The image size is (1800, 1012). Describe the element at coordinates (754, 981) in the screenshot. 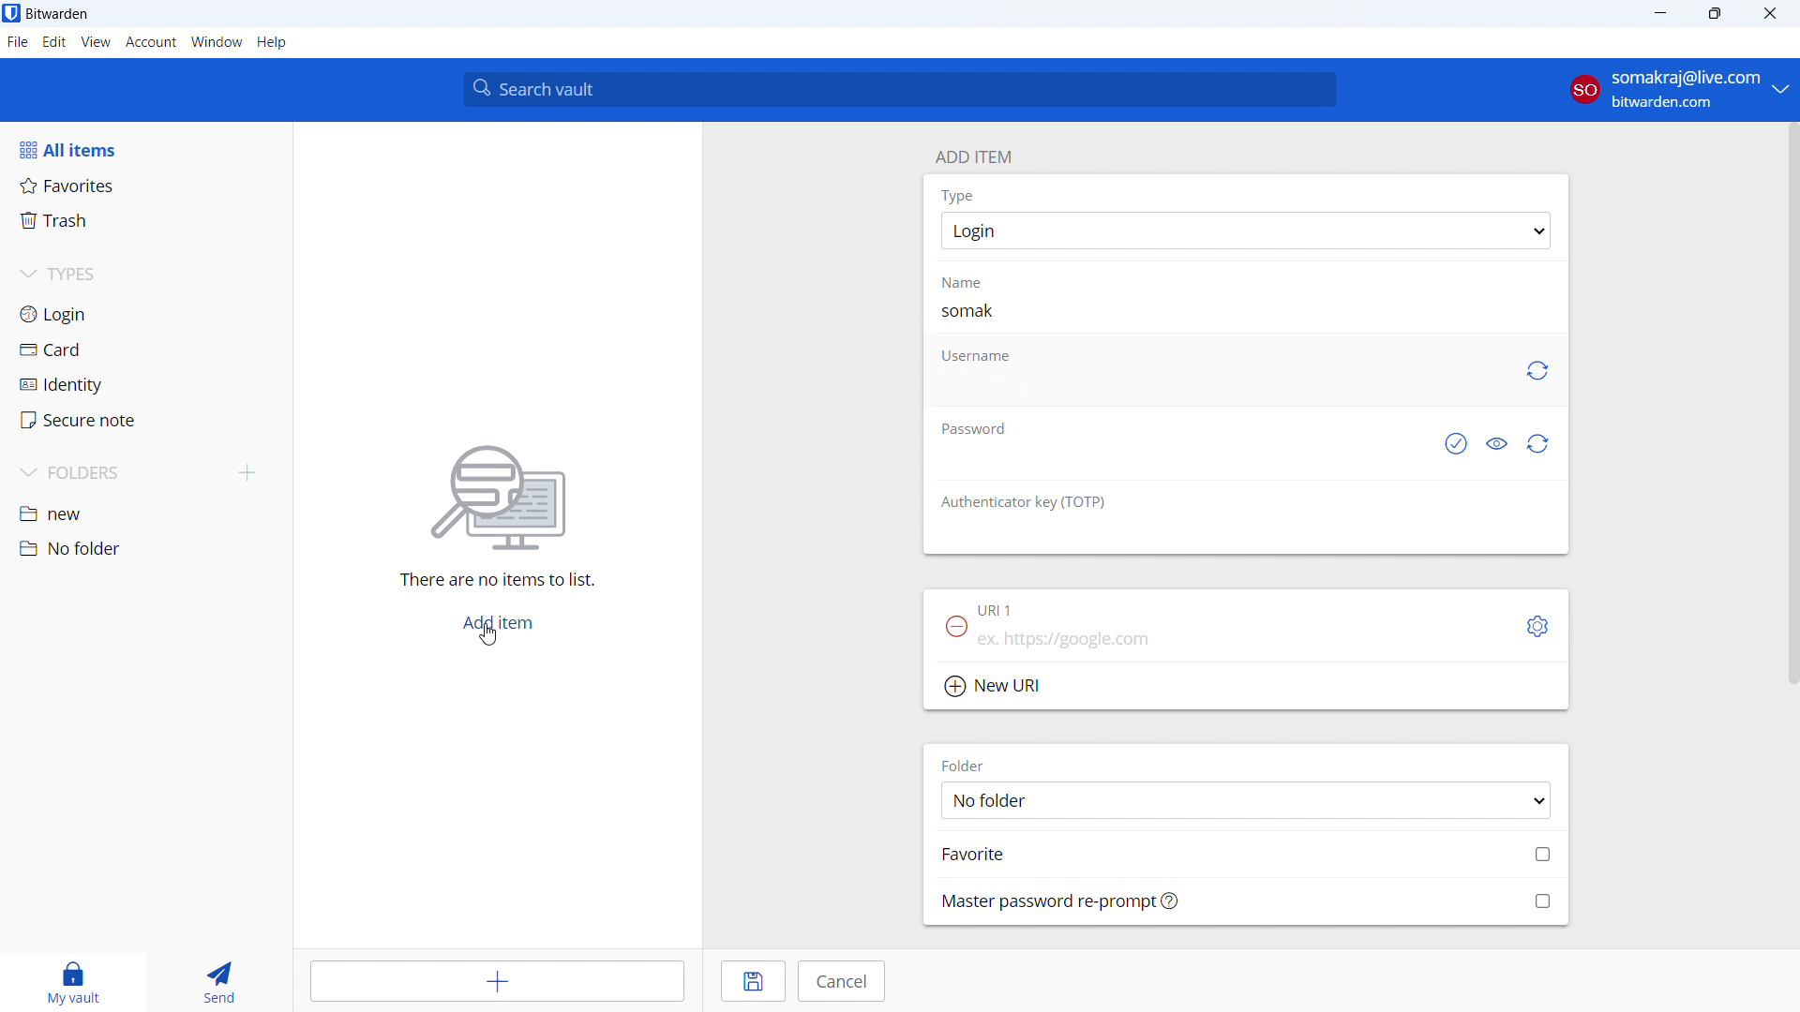

I see `save` at that location.